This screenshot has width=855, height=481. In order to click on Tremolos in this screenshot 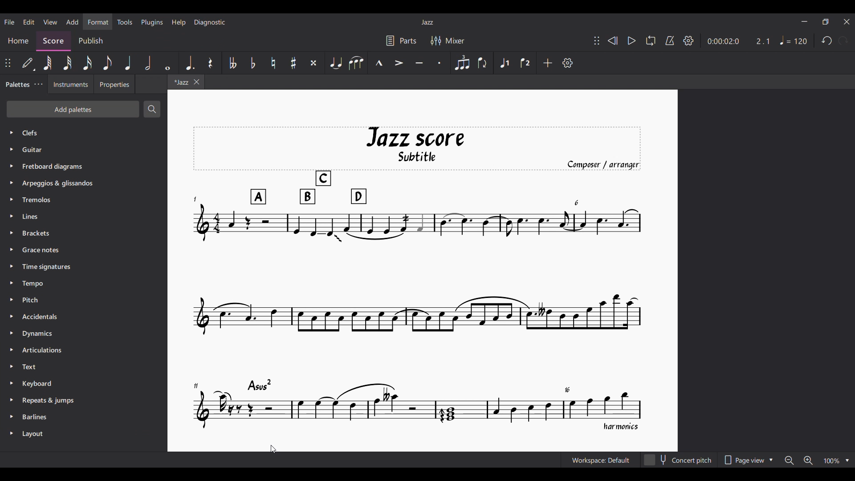, I will do `click(36, 201)`.